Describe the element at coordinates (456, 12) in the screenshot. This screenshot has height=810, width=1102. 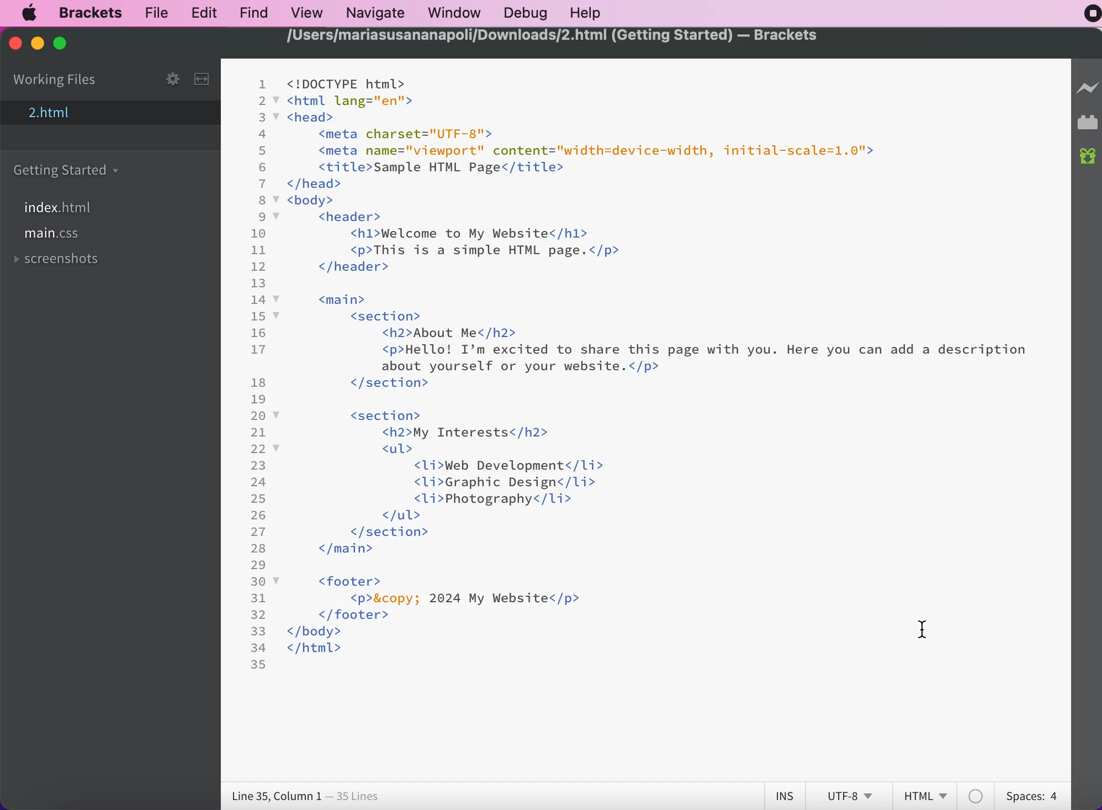
I see `window` at that location.